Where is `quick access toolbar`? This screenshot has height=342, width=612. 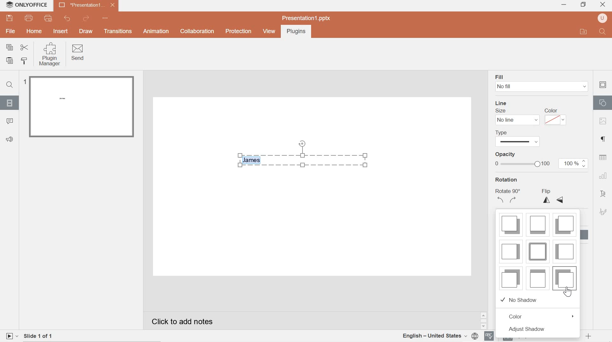
quick access toolbar is located at coordinates (106, 18).